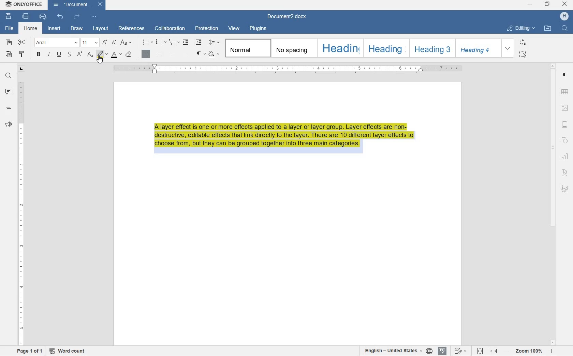 This screenshot has width=573, height=356. What do you see at coordinates (147, 43) in the screenshot?
I see `BULLETS` at bounding box center [147, 43].